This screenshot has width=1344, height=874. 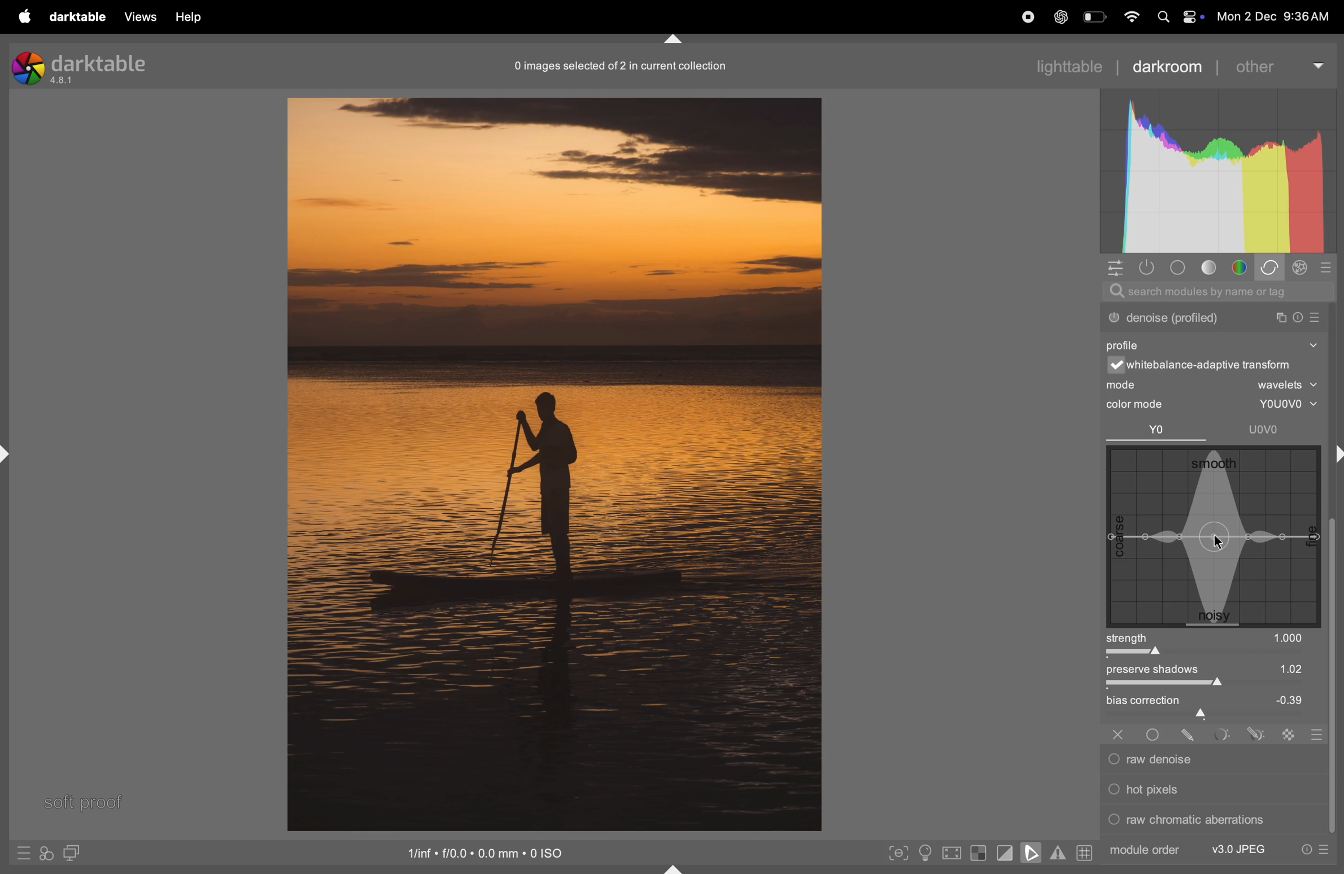 I want to click on toggle softproffing, so click(x=1031, y=854).